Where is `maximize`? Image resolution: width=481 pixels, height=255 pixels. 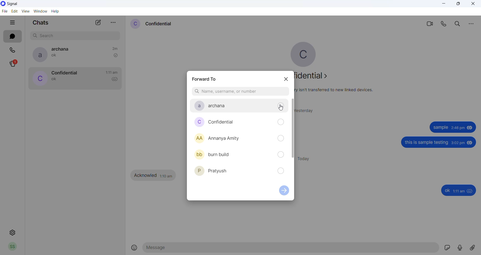 maximize is located at coordinates (458, 5).